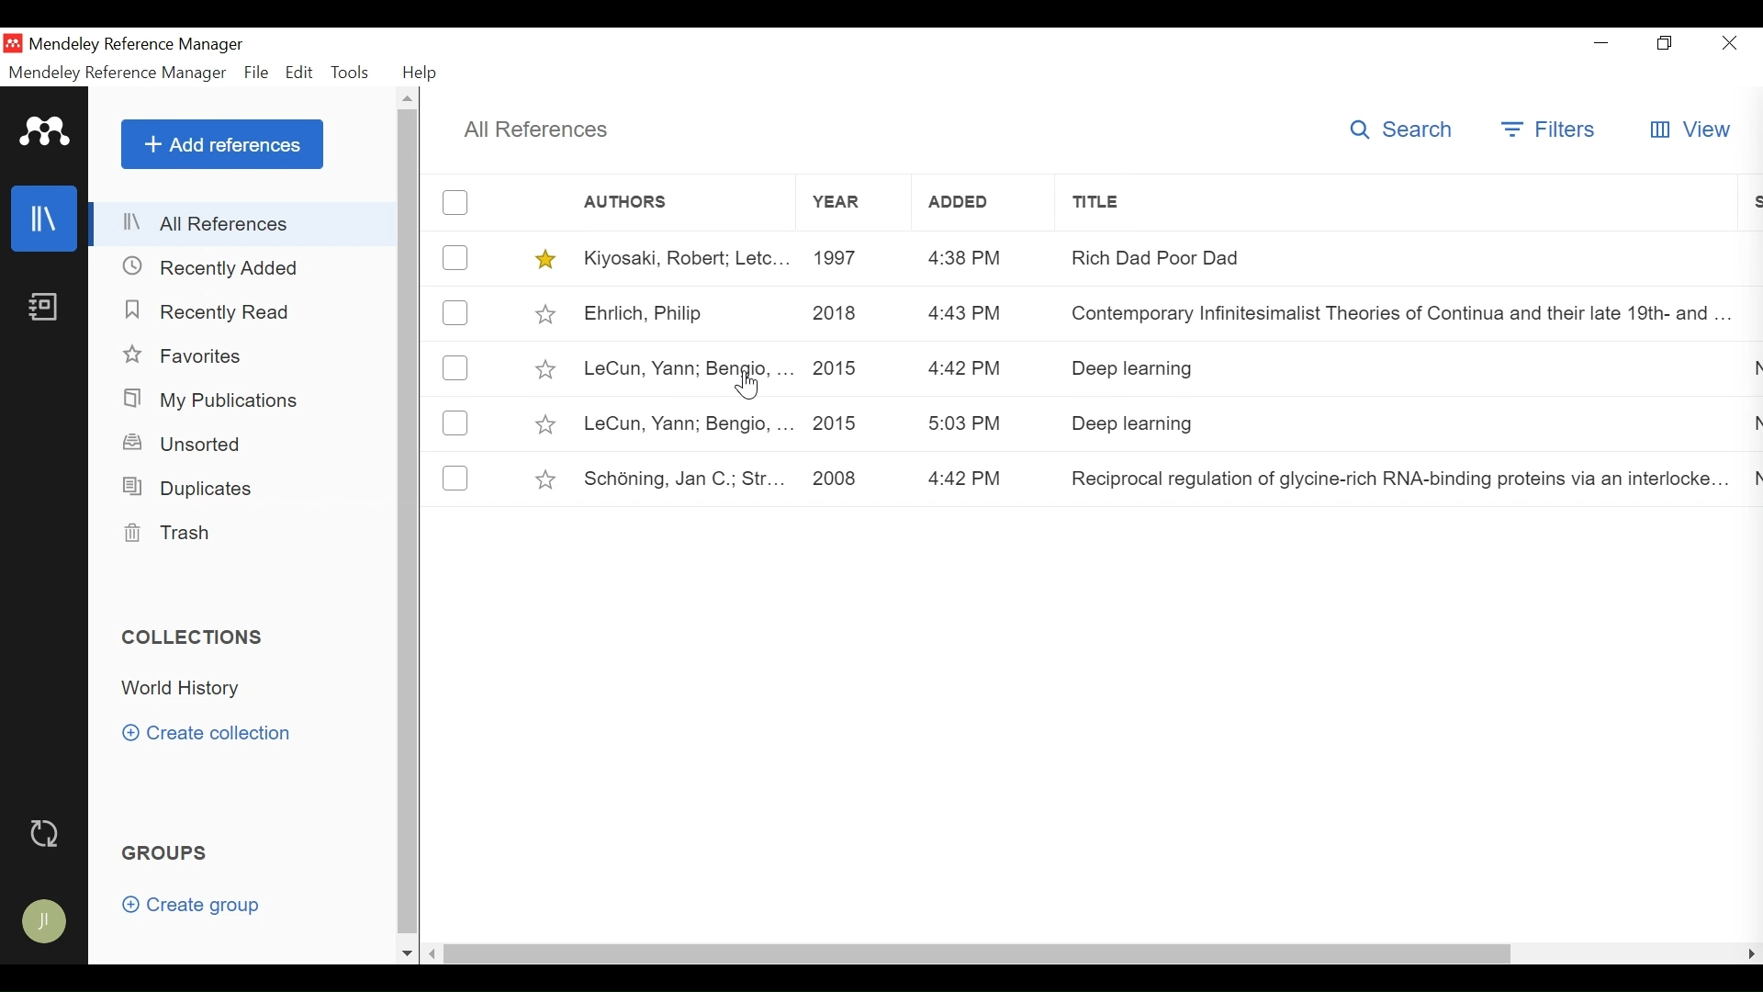  What do you see at coordinates (455, 423) in the screenshot?
I see `(un)select` at bounding box center [455, 423].